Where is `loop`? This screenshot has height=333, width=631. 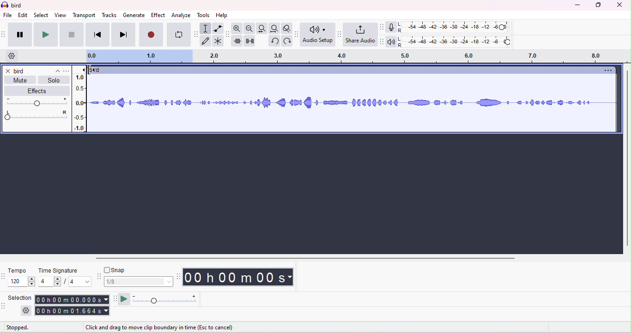 loop is located at coordinates (177, 36).